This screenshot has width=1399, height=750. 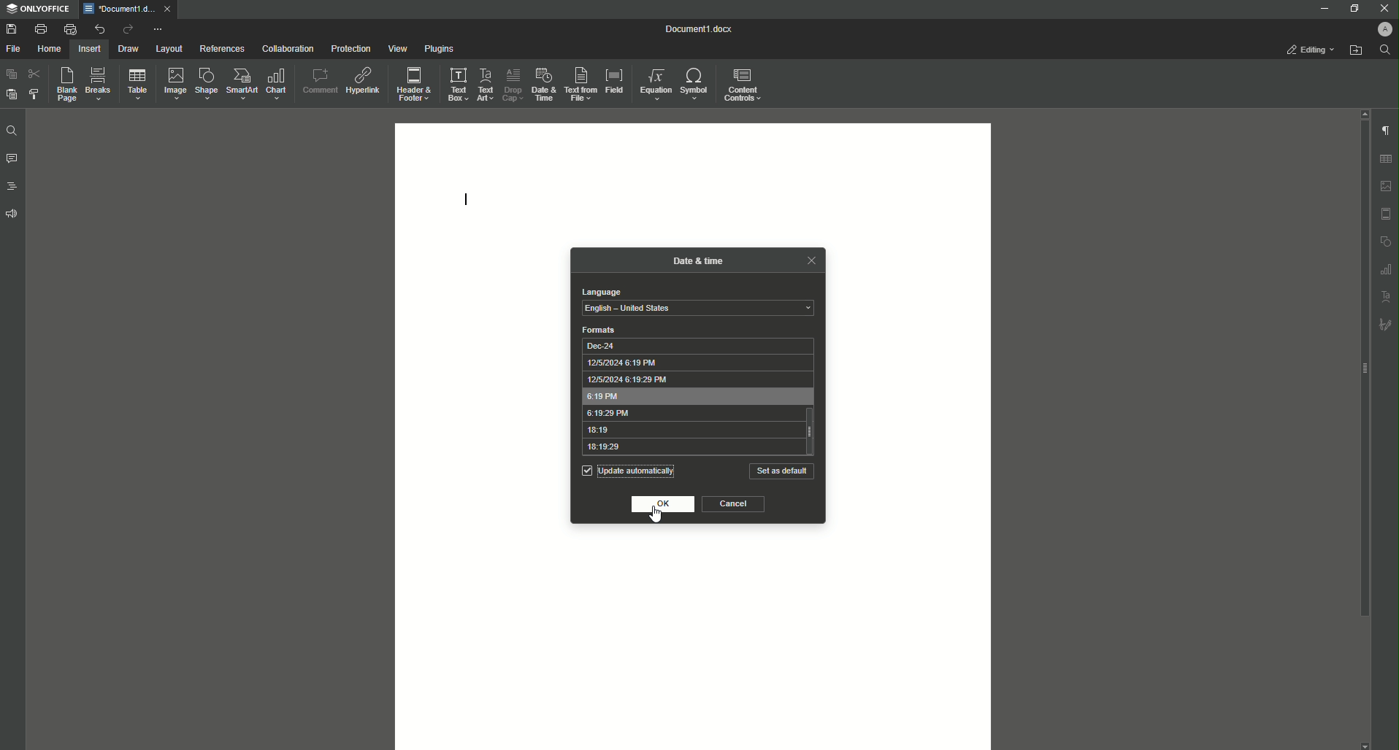 I want to click on Find, so click(x=11, y=131).